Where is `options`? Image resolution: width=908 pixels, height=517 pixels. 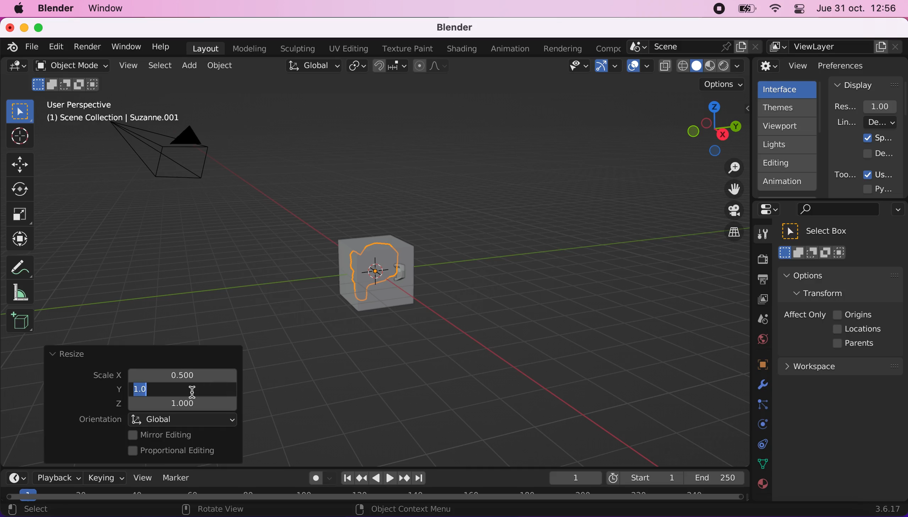
options is located at coordinates (724, 85).